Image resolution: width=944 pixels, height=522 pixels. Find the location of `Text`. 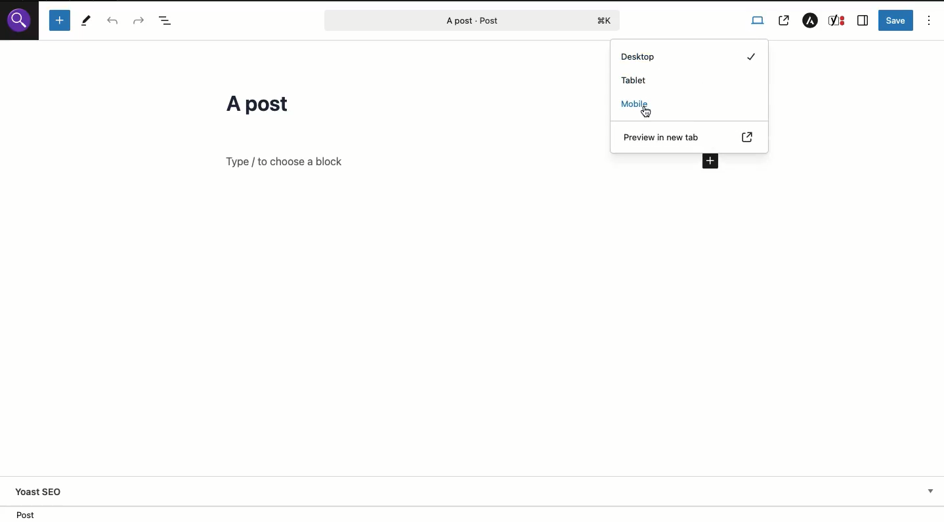

Text is located at coordinates (280, 169).